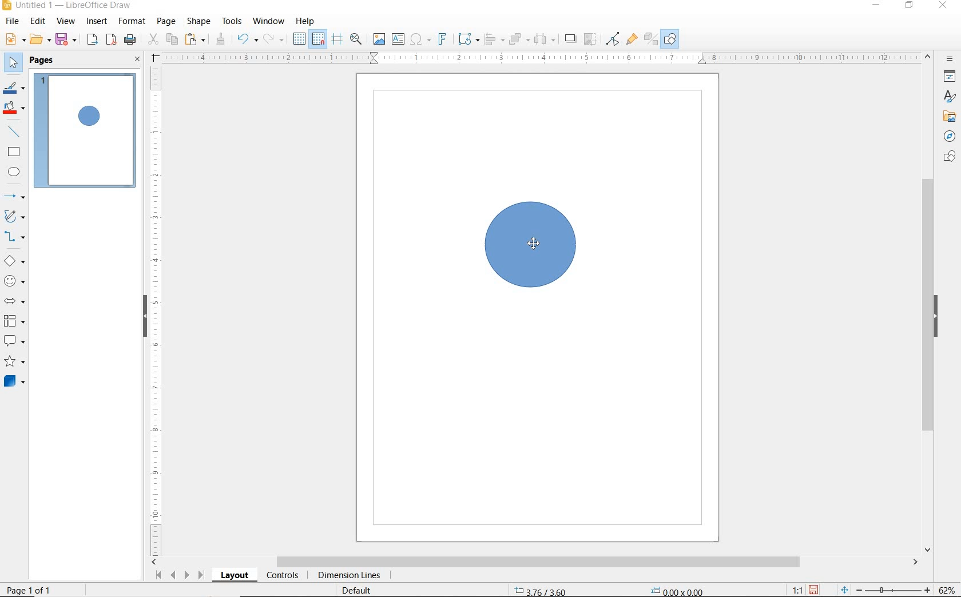 This screenshot has height=597, width=961. Describe the element at coordinates (97, 22) in the screenshot. I see `INSERT` at that location.